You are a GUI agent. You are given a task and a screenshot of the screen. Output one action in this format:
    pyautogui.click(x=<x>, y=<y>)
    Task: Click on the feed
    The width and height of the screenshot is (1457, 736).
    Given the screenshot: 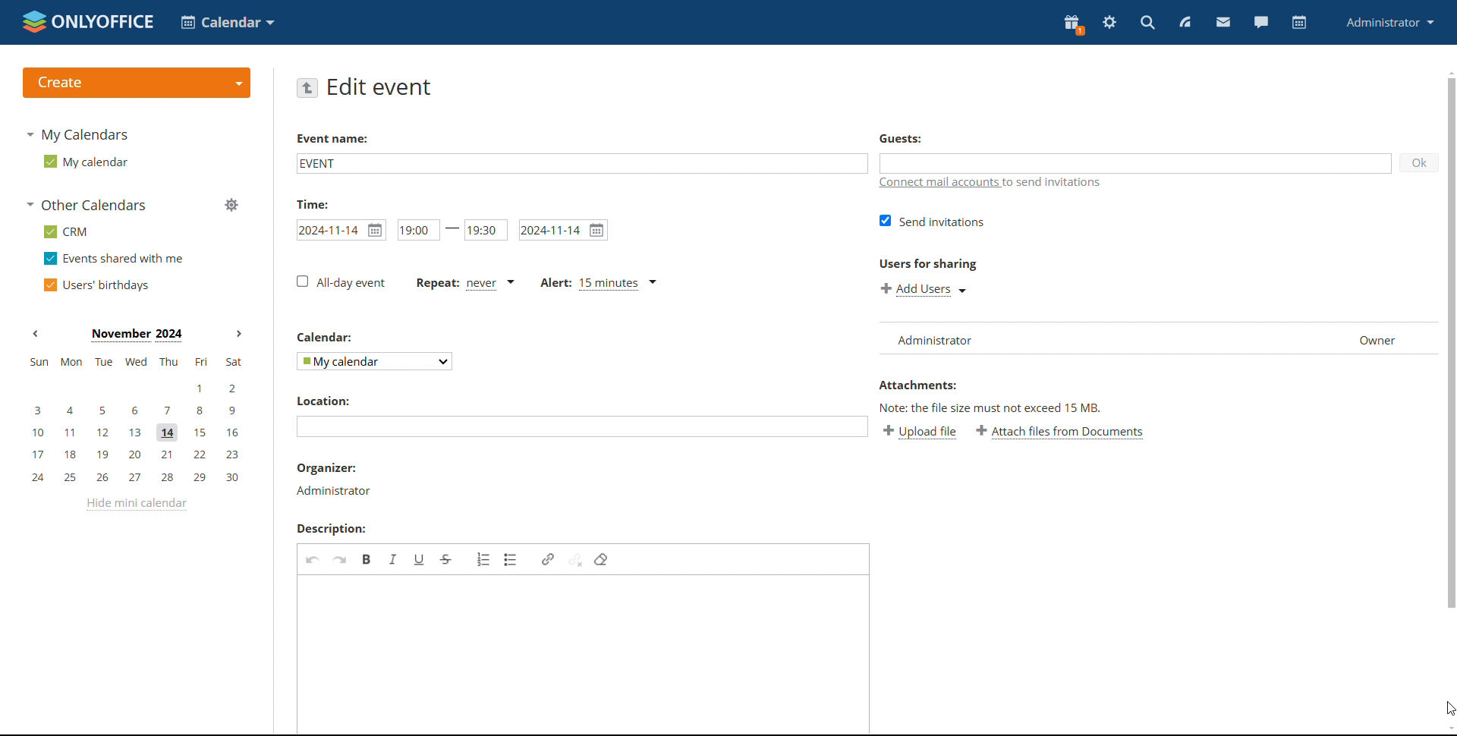 What is the action you would take?
    pyautogui.click(x=1185, y=21)
    